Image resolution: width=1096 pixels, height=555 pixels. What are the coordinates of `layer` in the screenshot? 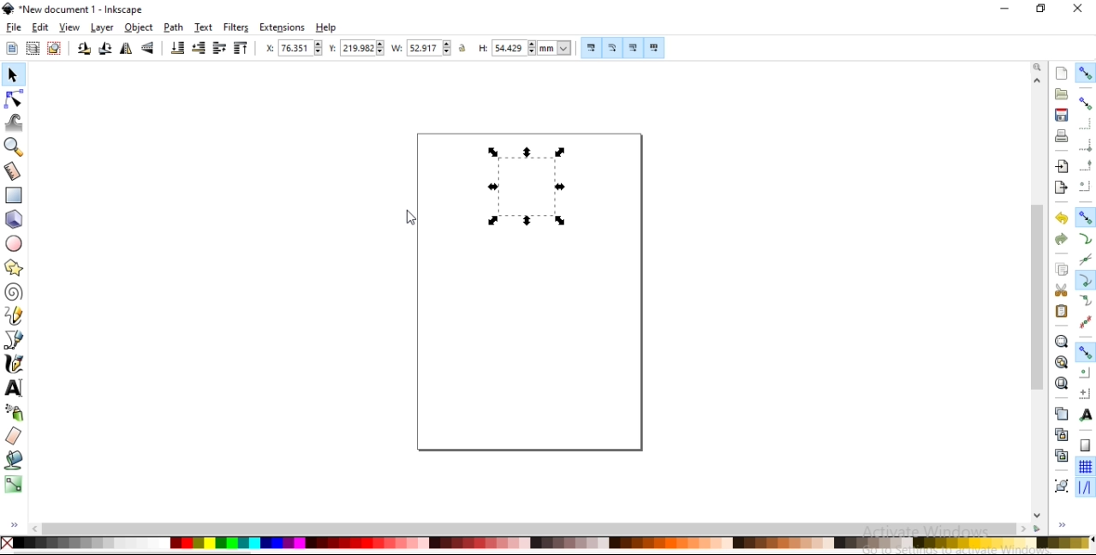 It's located at (101, 28).